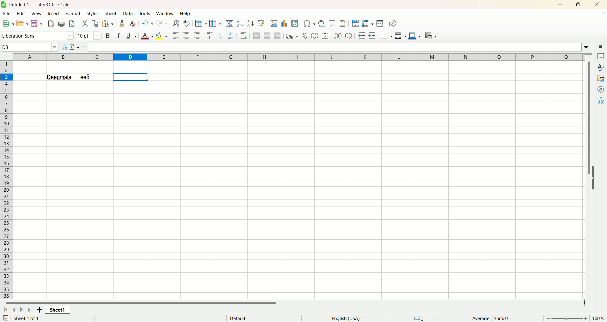 The height and width of the screenshot is (322, 607). What do you see at coordinates (343, 23) in the screenshot?
I see `header and footer` at bounding box center [343, 23].